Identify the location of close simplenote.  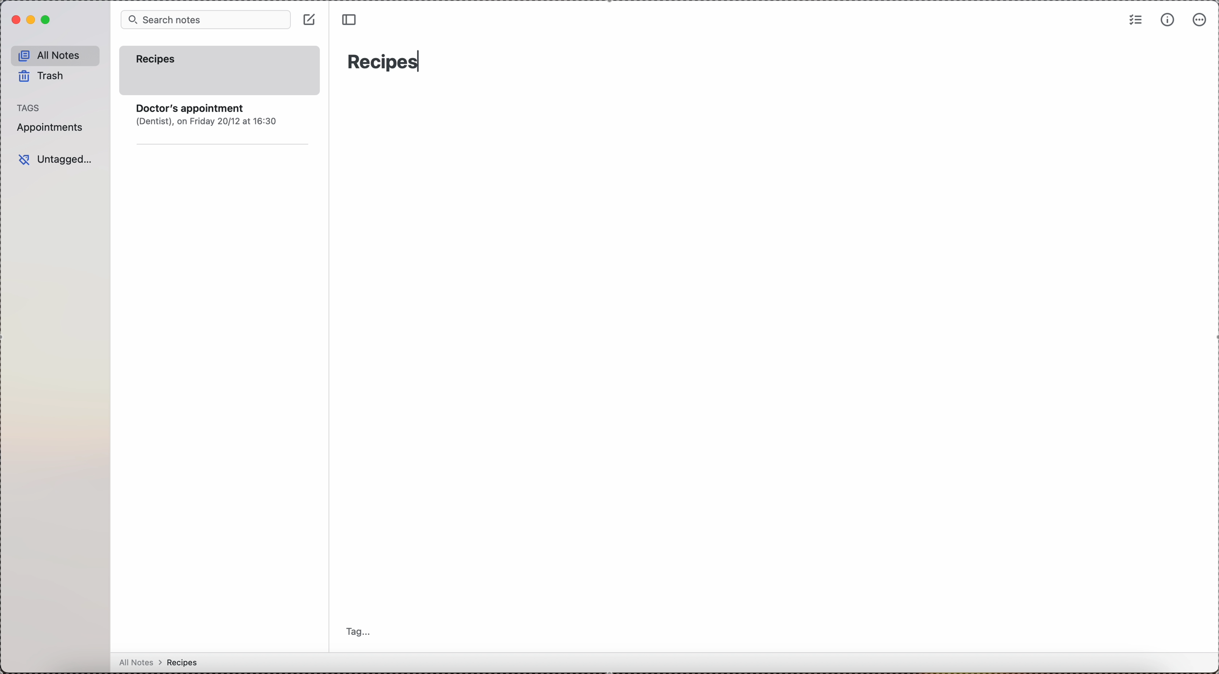
(14, 20).